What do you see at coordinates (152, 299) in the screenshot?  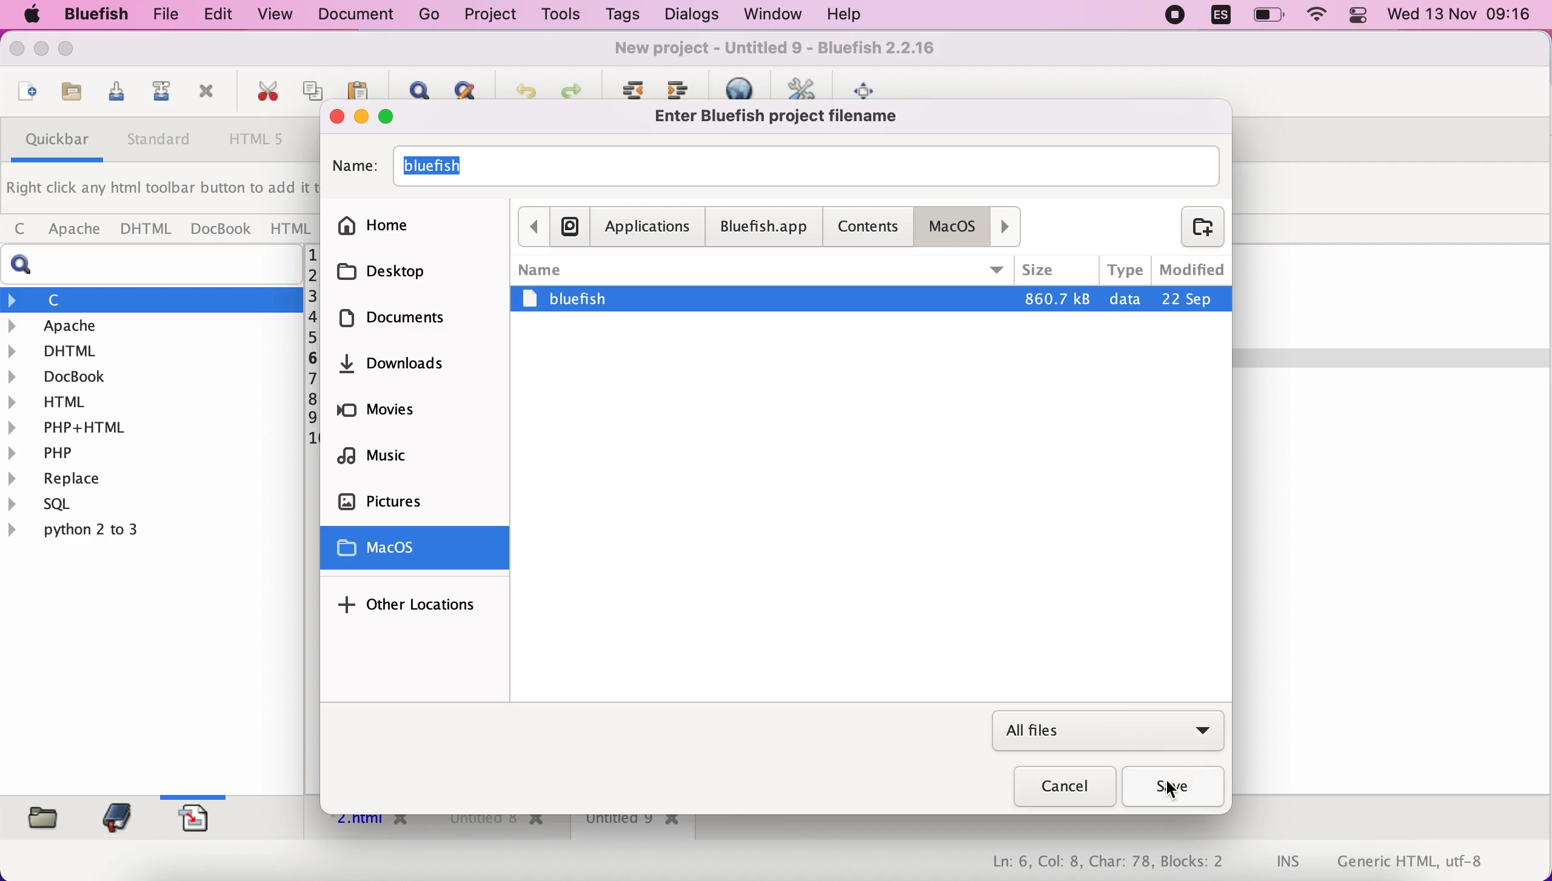 I see `c` at bounding box center [152, 299].